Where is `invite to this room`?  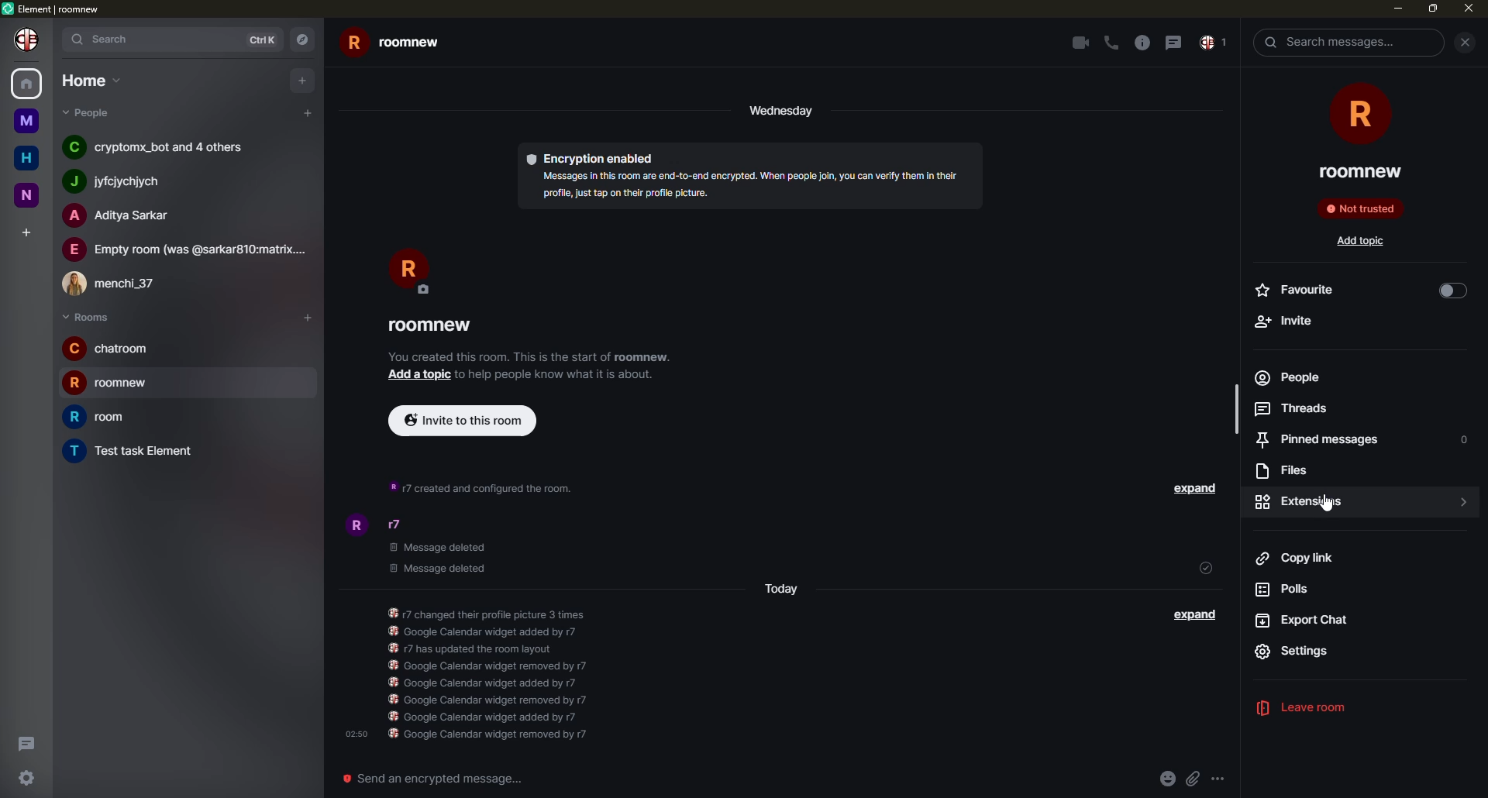
invite to this room is located at coordinates (459, 419).